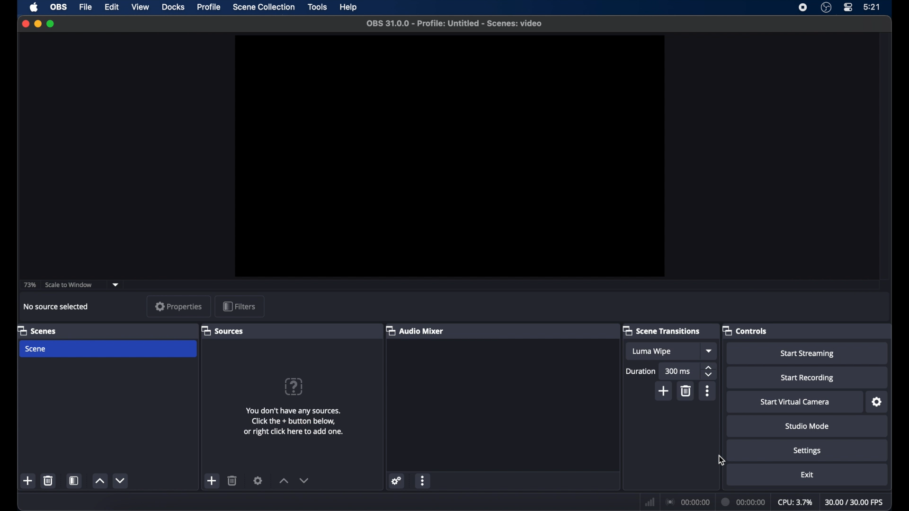  I want to click on increment, so click(99, 481).